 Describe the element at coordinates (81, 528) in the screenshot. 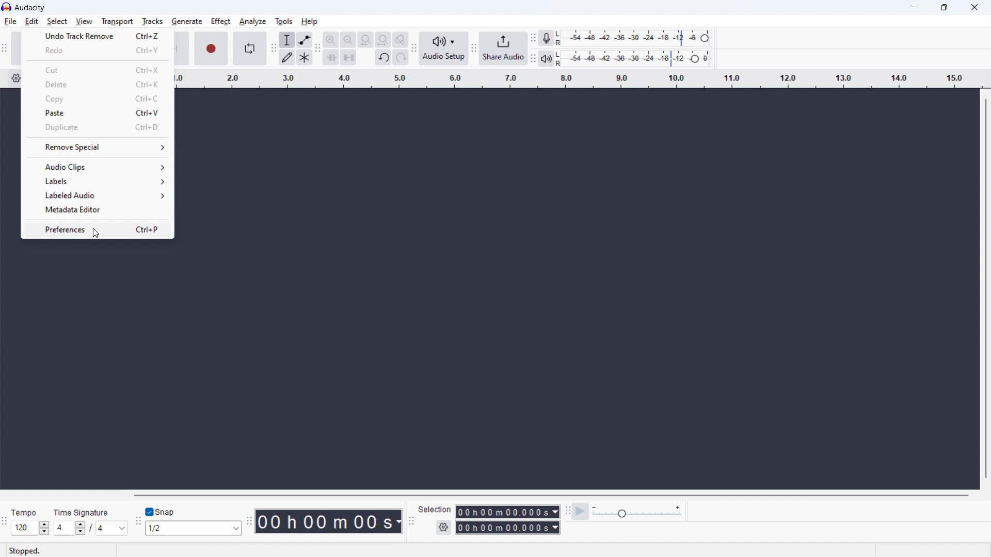

I see `Increase/Decrease time signature` at that location.